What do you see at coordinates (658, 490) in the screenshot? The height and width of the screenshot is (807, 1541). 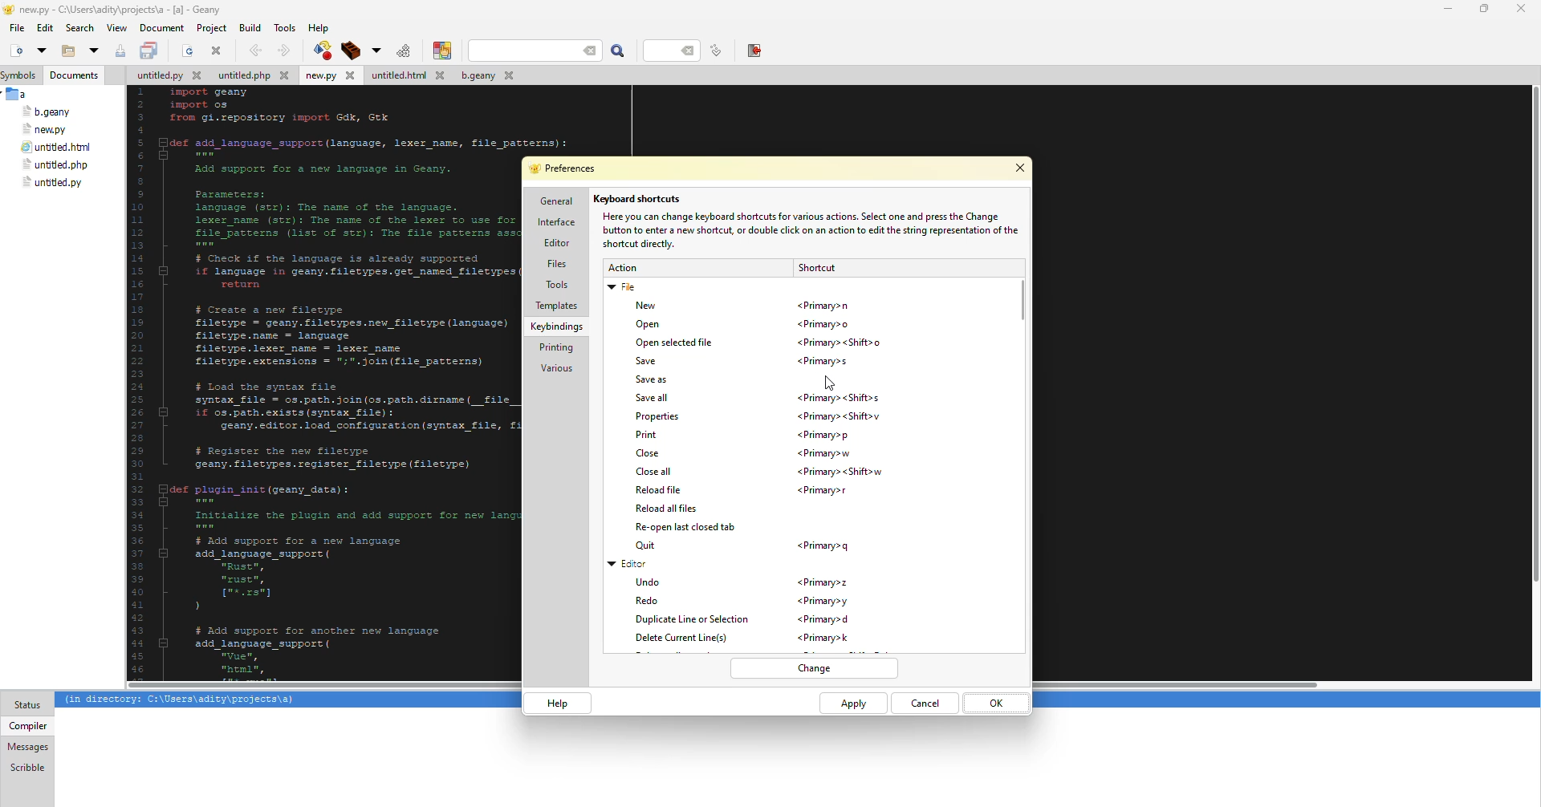 I see `reload` at bounding box center [658, 490].